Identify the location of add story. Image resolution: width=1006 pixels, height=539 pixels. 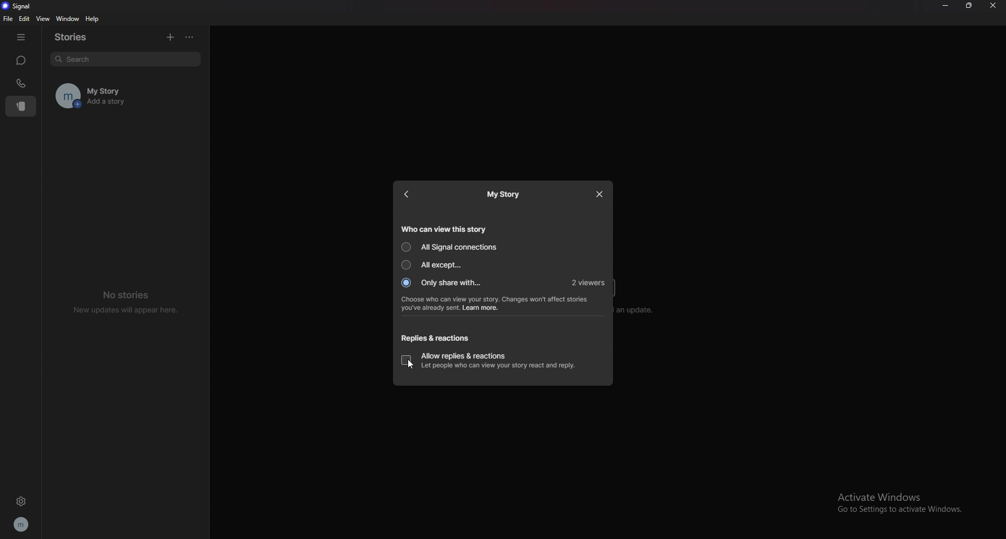
(170, 37).